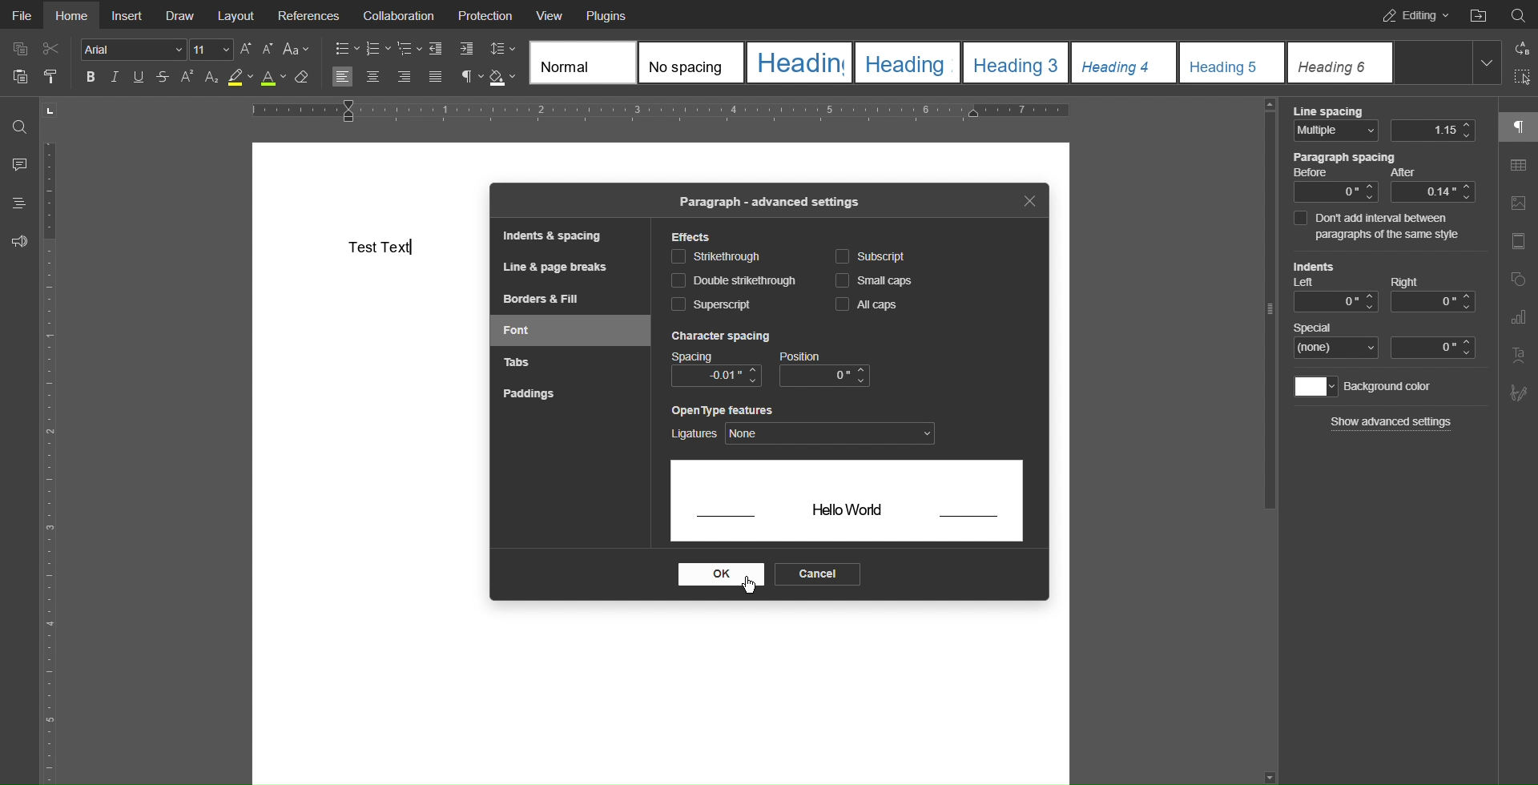 Image resolution: width=1538 pixels, height=785 pixels. I want to click on Text Cases, so click(295, 49).